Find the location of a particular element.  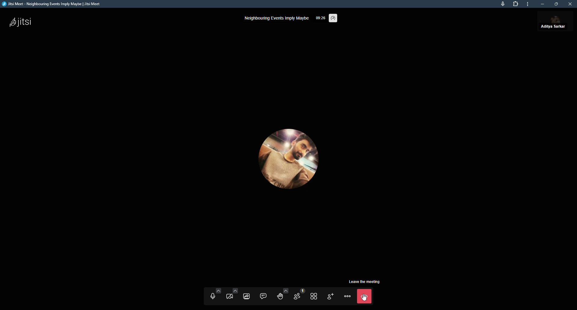

leave meeting is located at coordinates (365, 297).